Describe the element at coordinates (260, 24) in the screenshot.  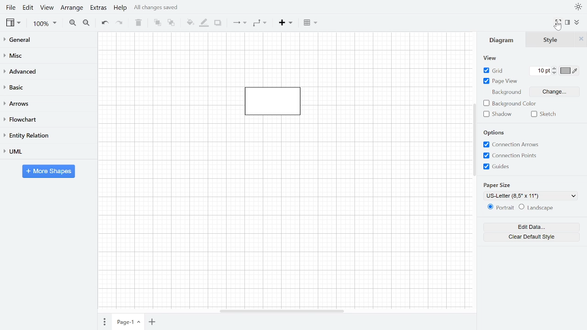
I see `Waypoints` at that location.